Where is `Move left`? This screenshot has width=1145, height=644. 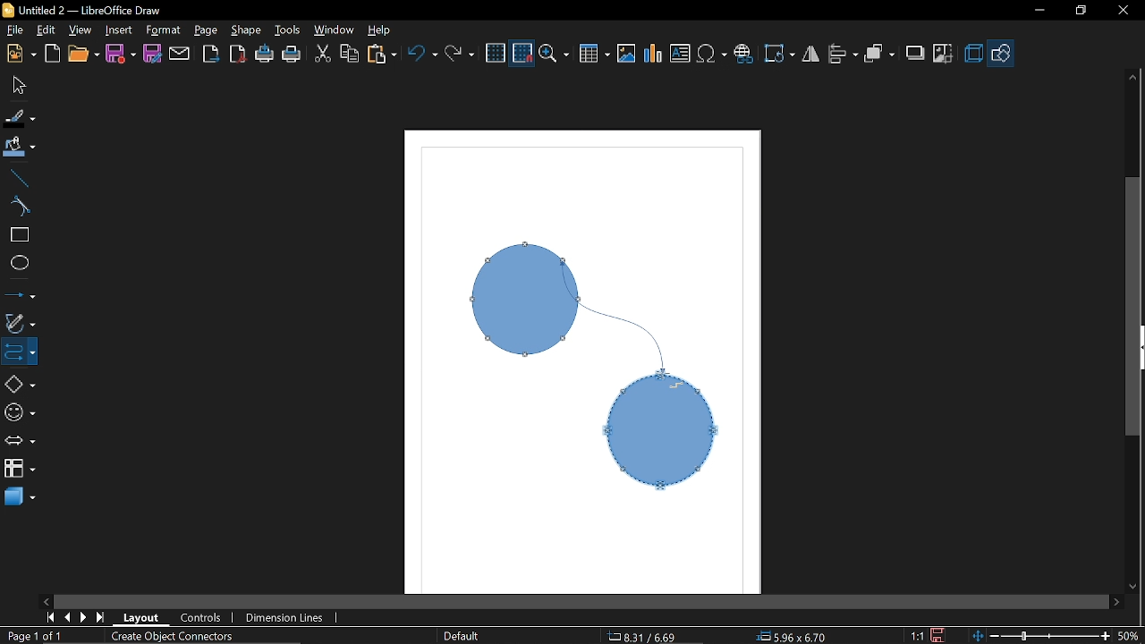 Move left is located at coordinates (46, 601).